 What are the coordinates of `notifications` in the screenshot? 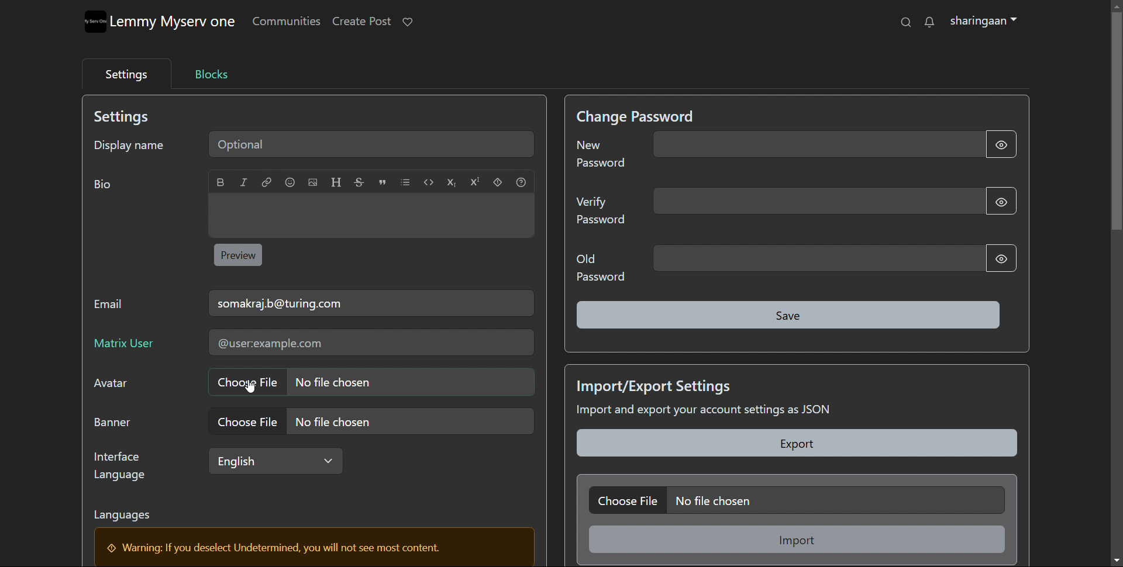 It's located at (929, 22).